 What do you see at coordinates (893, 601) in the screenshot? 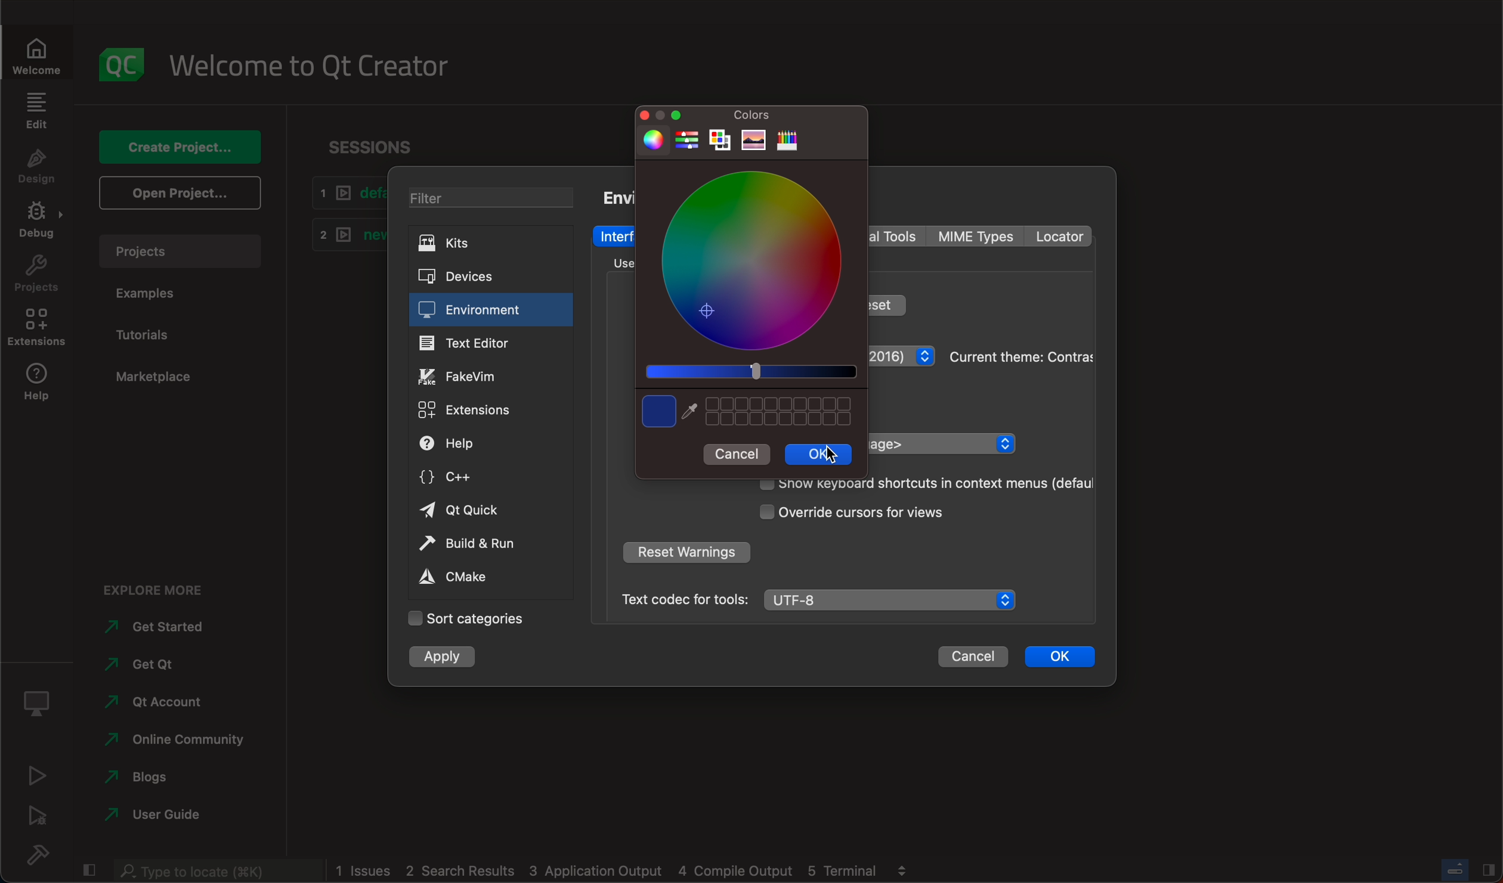
I see `UTF-8` at bounding box center [893, 601].